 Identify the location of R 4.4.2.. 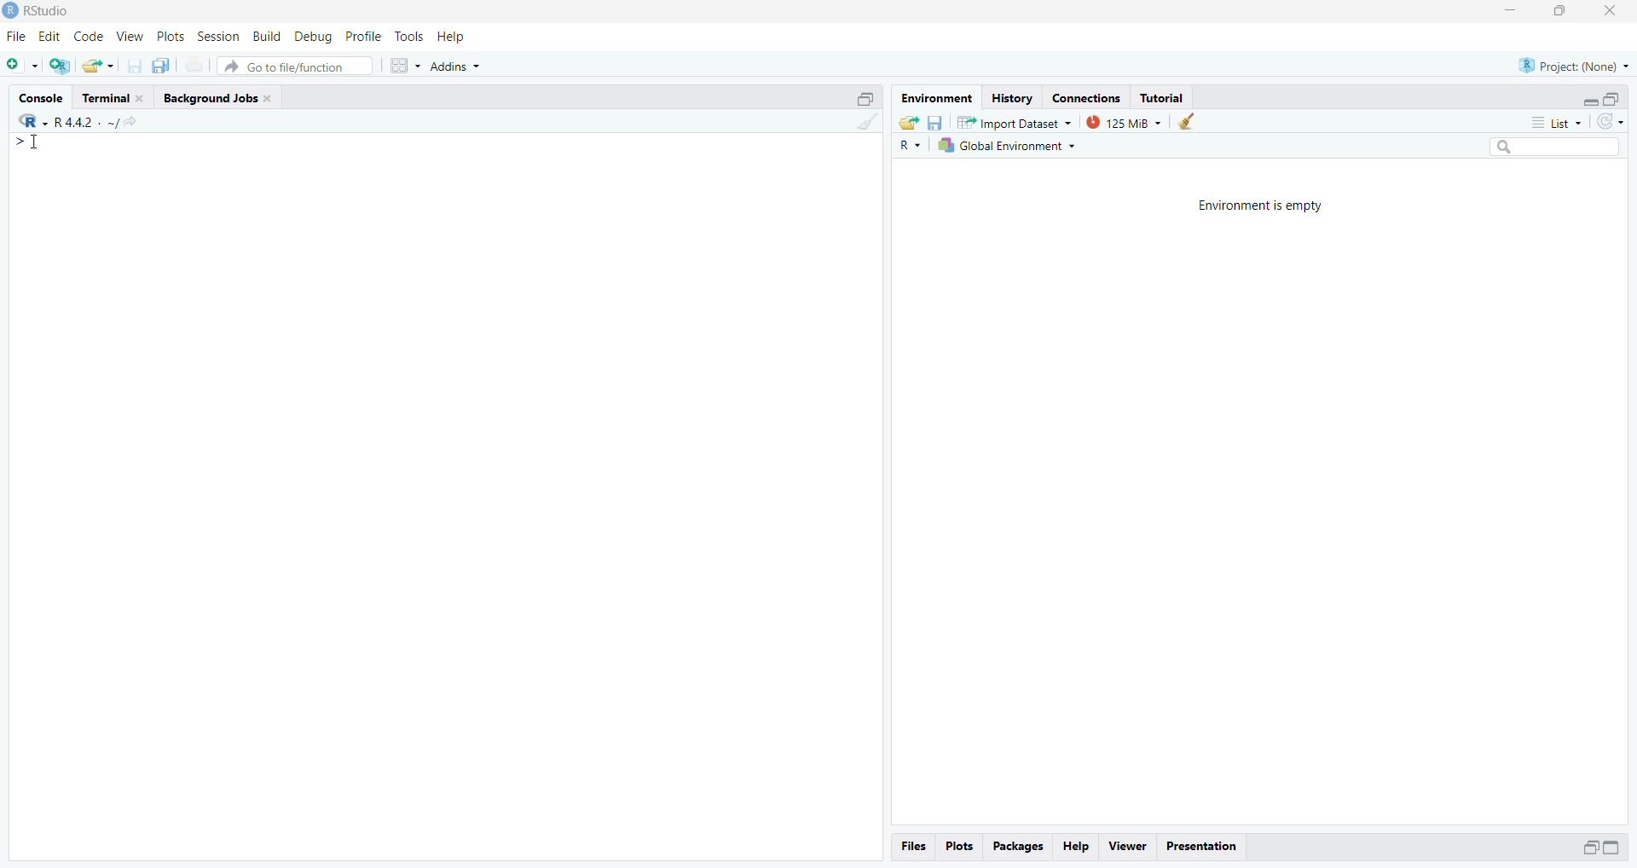
(58, 121).